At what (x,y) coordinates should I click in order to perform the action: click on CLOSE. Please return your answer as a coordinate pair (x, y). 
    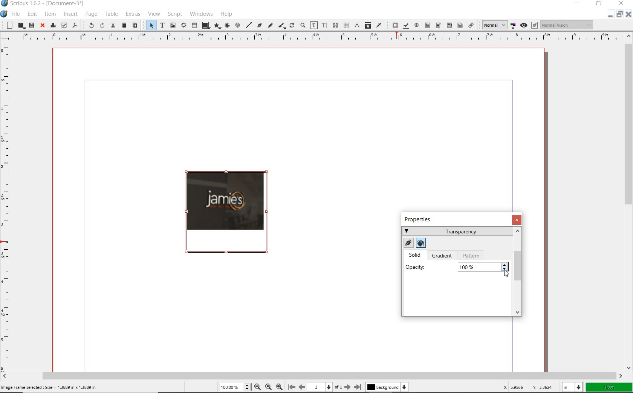
    Looking at the image, I should click on (517, 220).